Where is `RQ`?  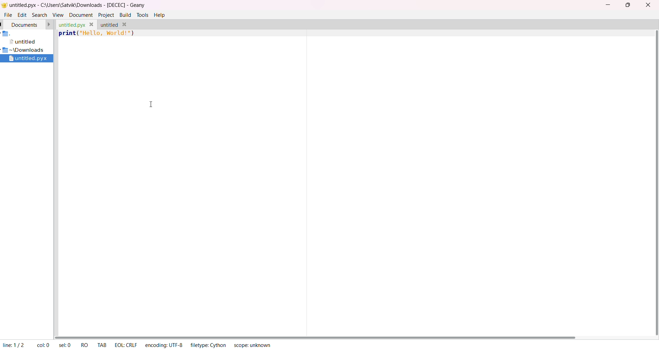
RQ is located at coordinates (84, 344).